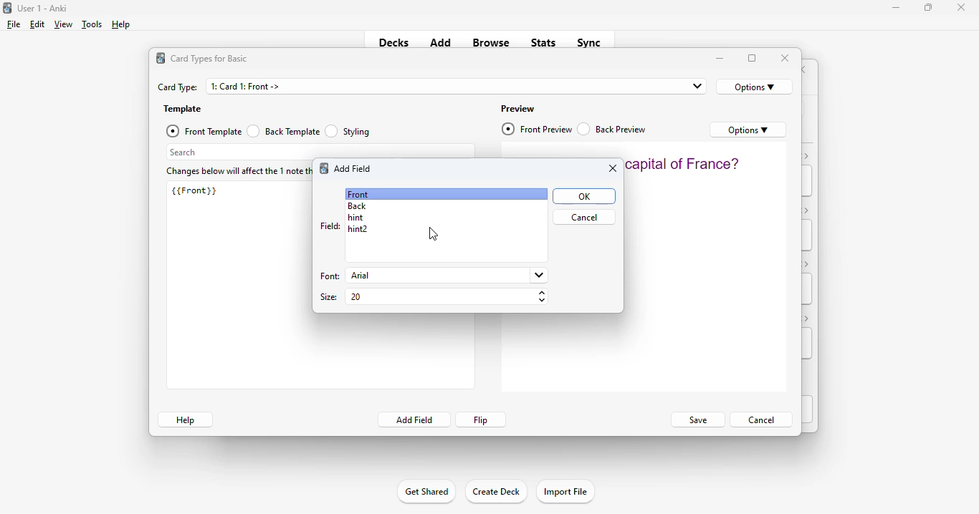 This screenshot has height=514, width=979. What do you see at coordinates (457, 86) in the screenshot?
I see `1: Card 1: Front ->` at bounding box center [457, 86].